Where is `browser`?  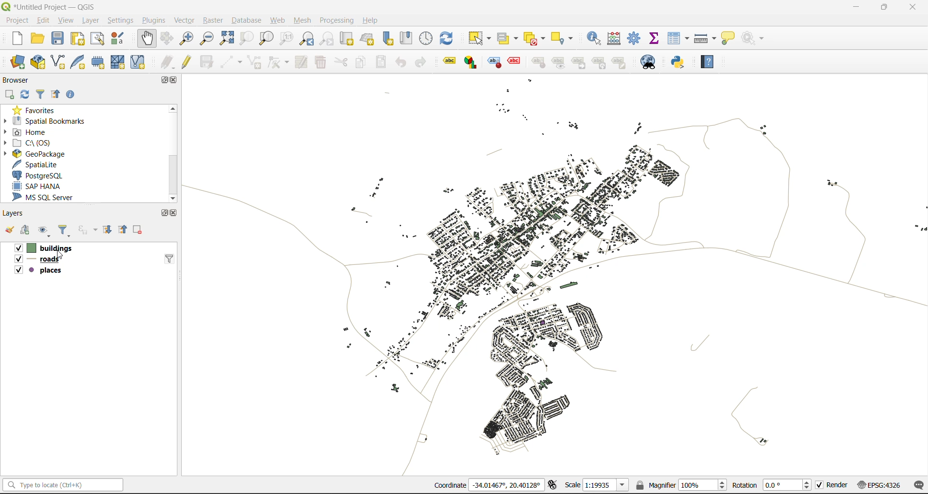 browser is located at coordinates (20, 80).